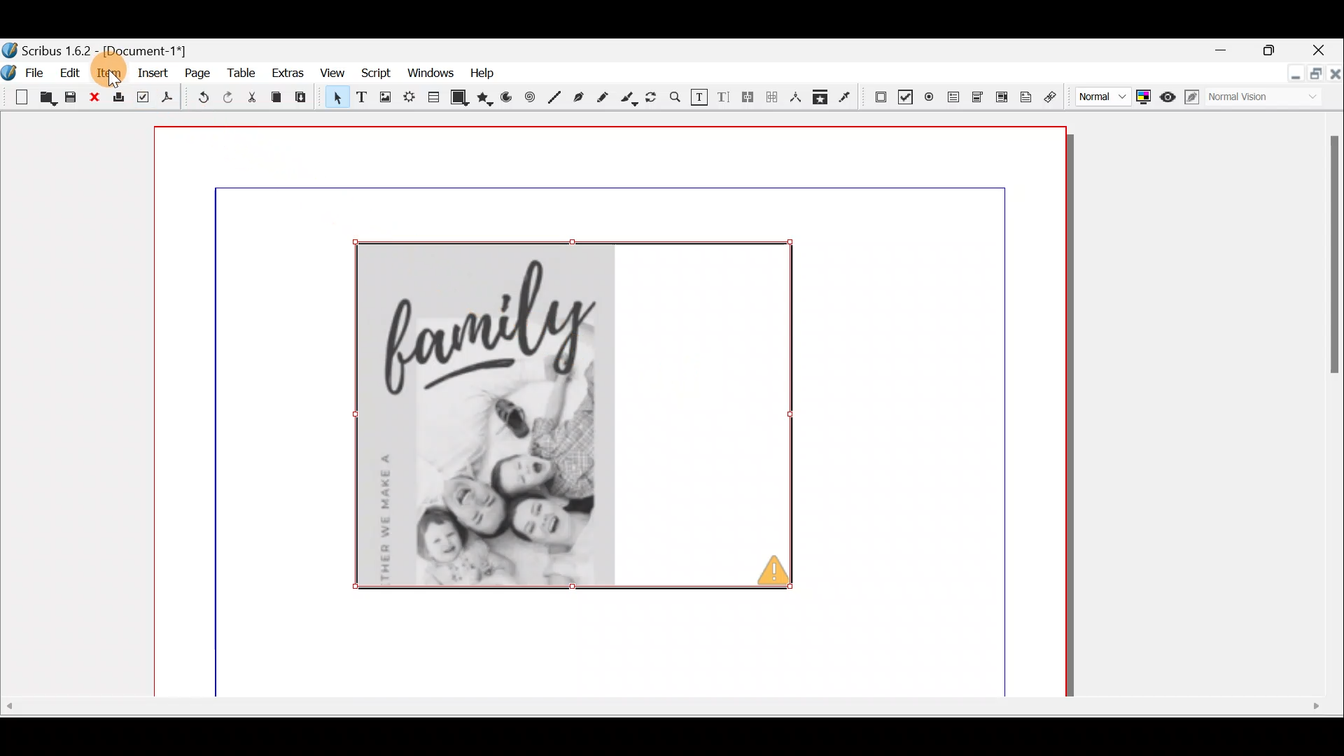 This screenshot has width=1344, height=756. Describe the element at coordinates (385, 98) in the screenshot. I see `Image frame` at that location.